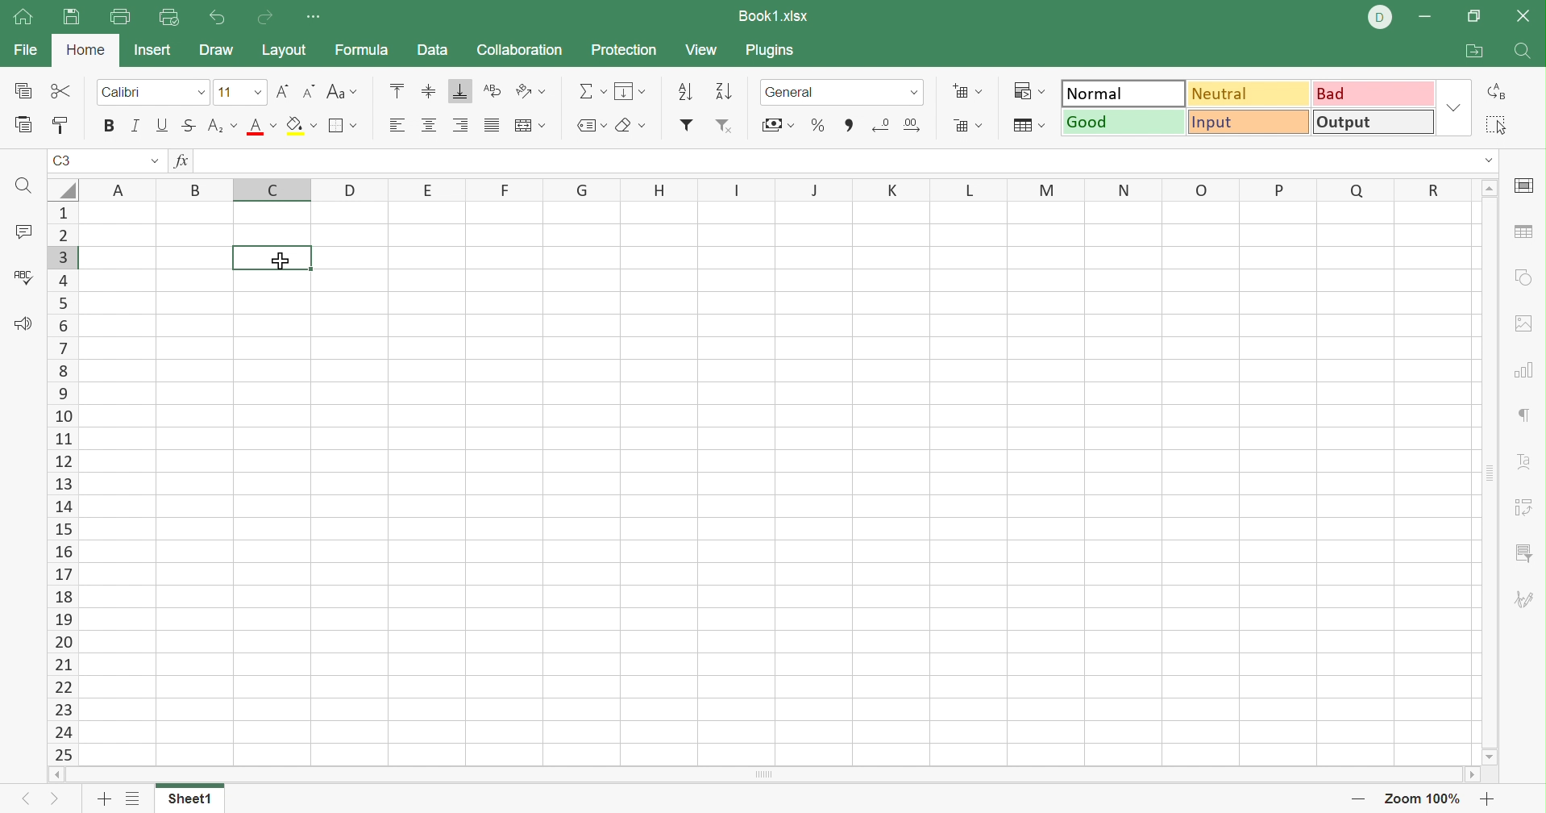 The height and width of the screenshot is (813, 1546). I want to click on Fill, so click(630, 92).